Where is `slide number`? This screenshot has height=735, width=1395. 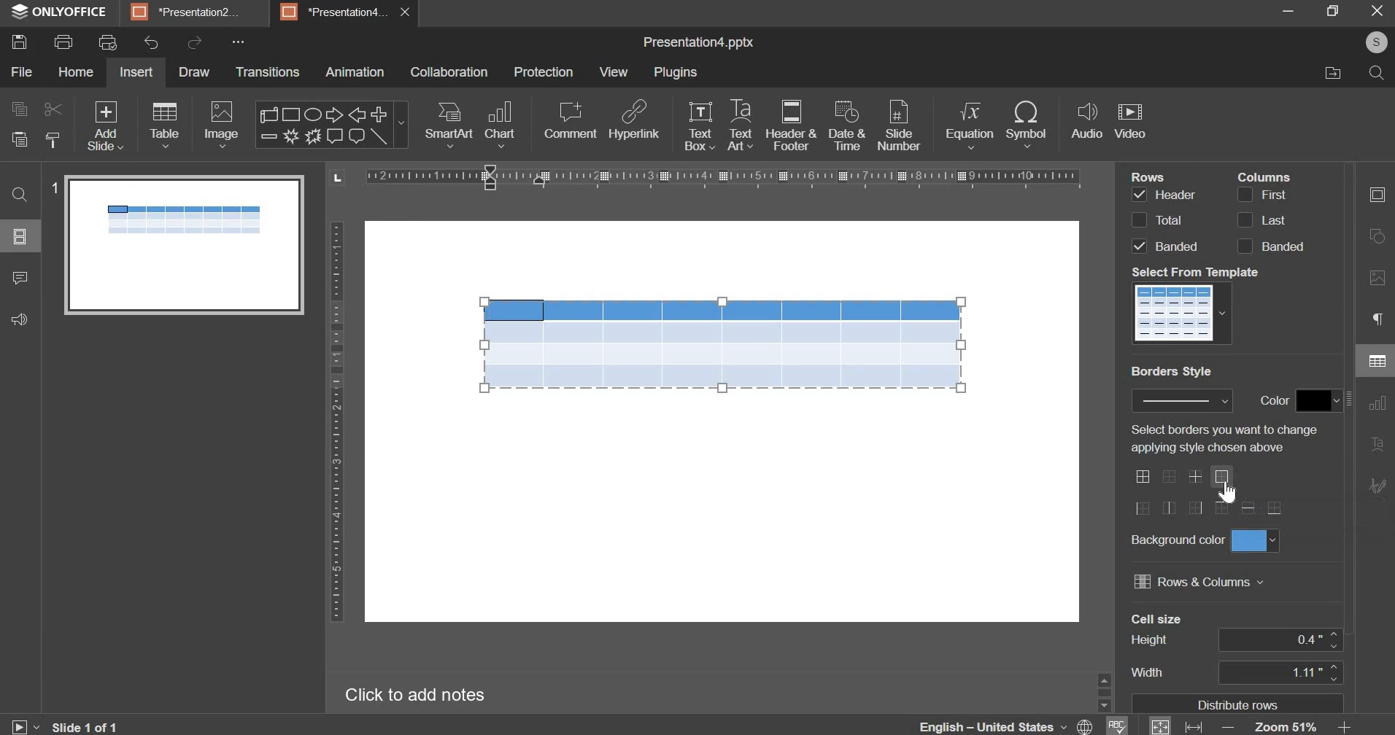
slide number is located at coordinates (903, 125).